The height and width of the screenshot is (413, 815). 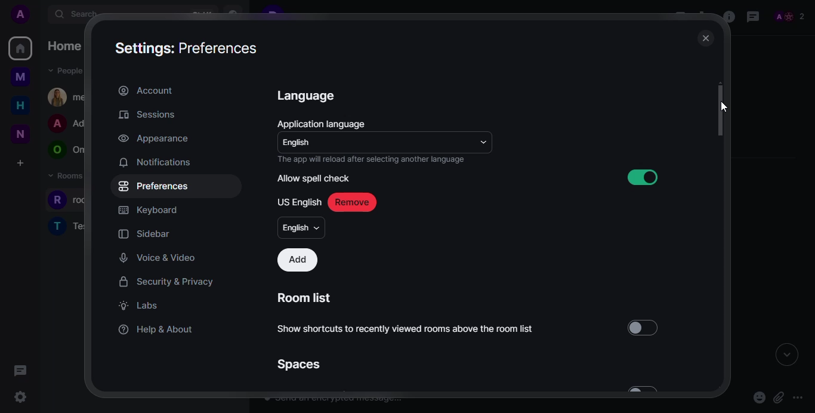 I want to click on cursor, so click(x=723, y=108).